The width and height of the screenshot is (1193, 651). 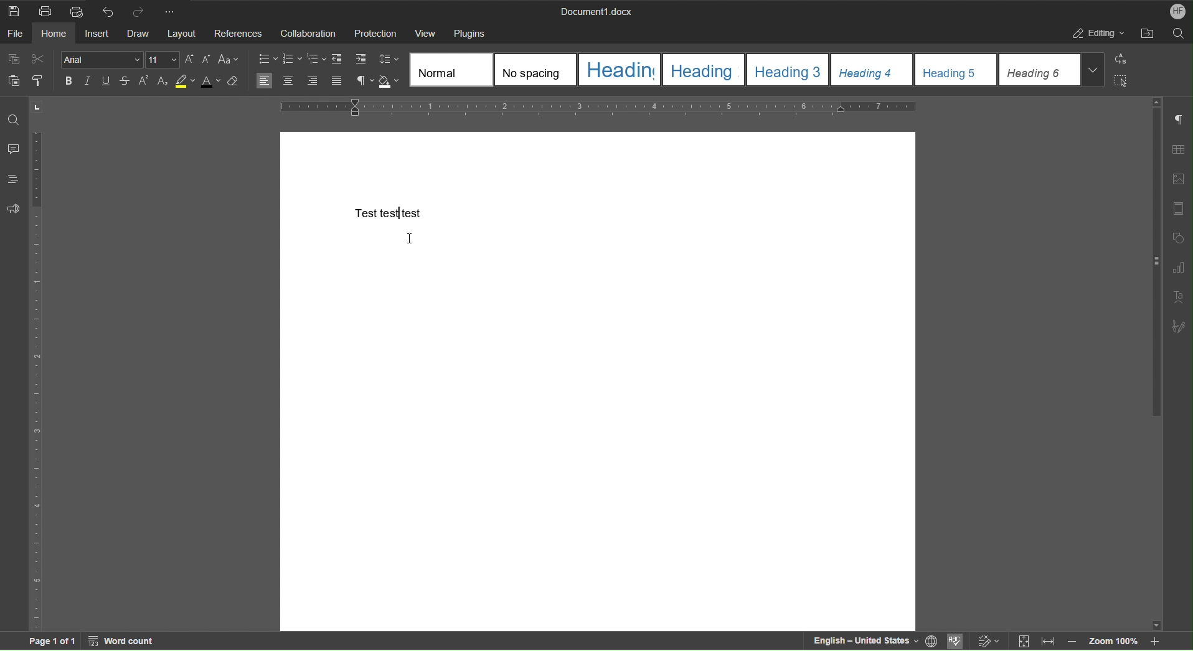 What do you see at coordinates (143, 34) in the screenshot?
I see `Draw` at bounding box center [143, 34].